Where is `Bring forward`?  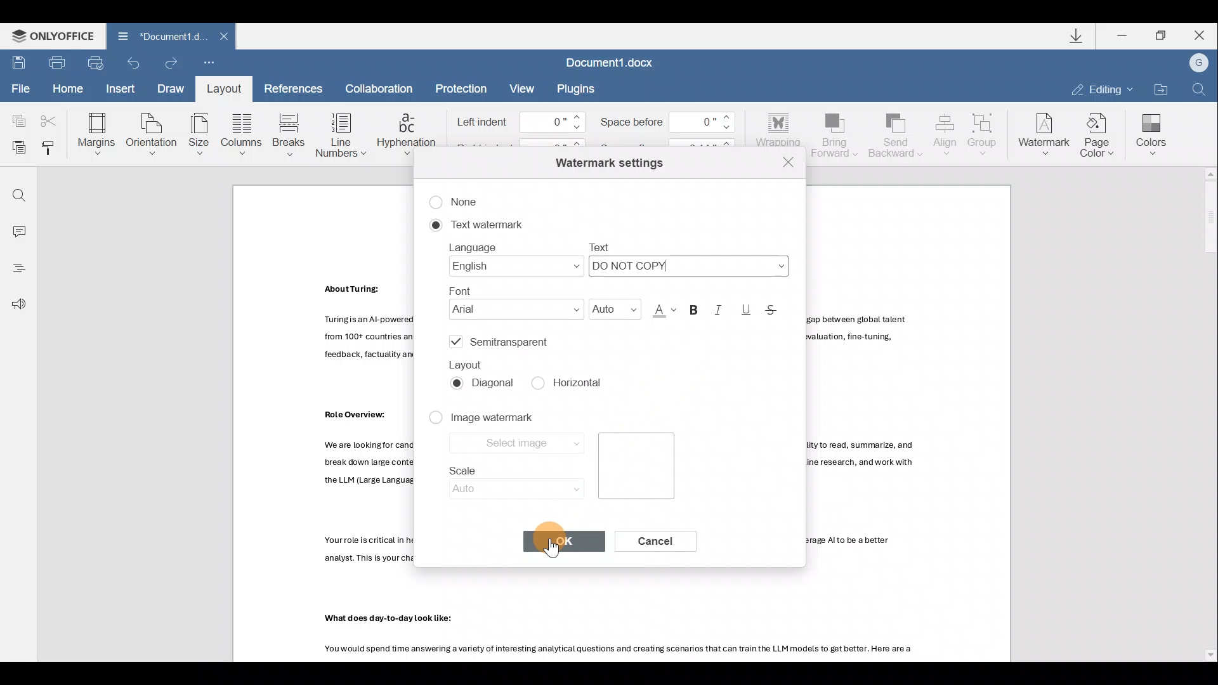
Bring forward is located at coordinates (836, 137).